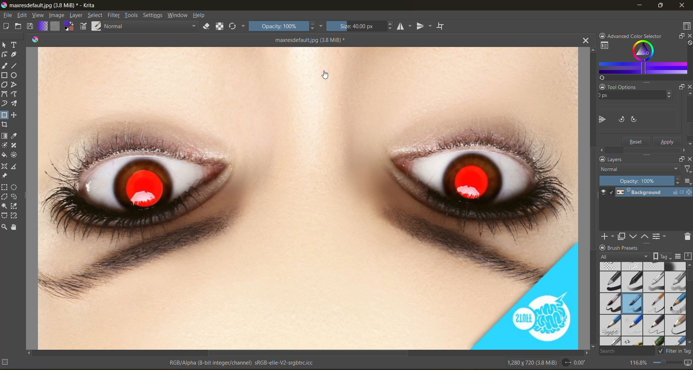 This screenshot has width=693, height=370. What do you see at coordinates (442, 25) in the screenshot?
I see `wrap around mode` at bounding box center [442, 25].